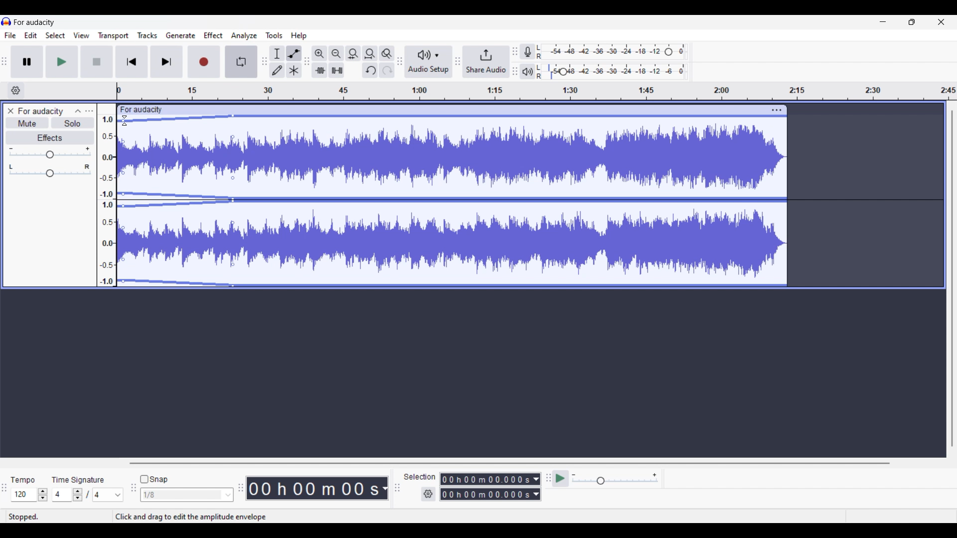  Describe the element at coordinates (62, 62) in the screenshot. I see `Play/Play once` at that location.